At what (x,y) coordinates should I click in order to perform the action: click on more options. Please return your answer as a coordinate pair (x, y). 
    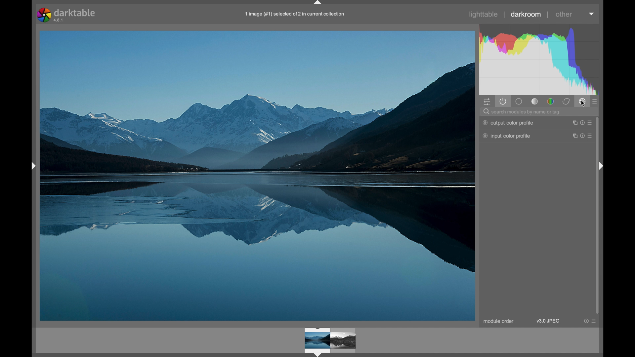
    Looking at the image, I should click on (582, 123).